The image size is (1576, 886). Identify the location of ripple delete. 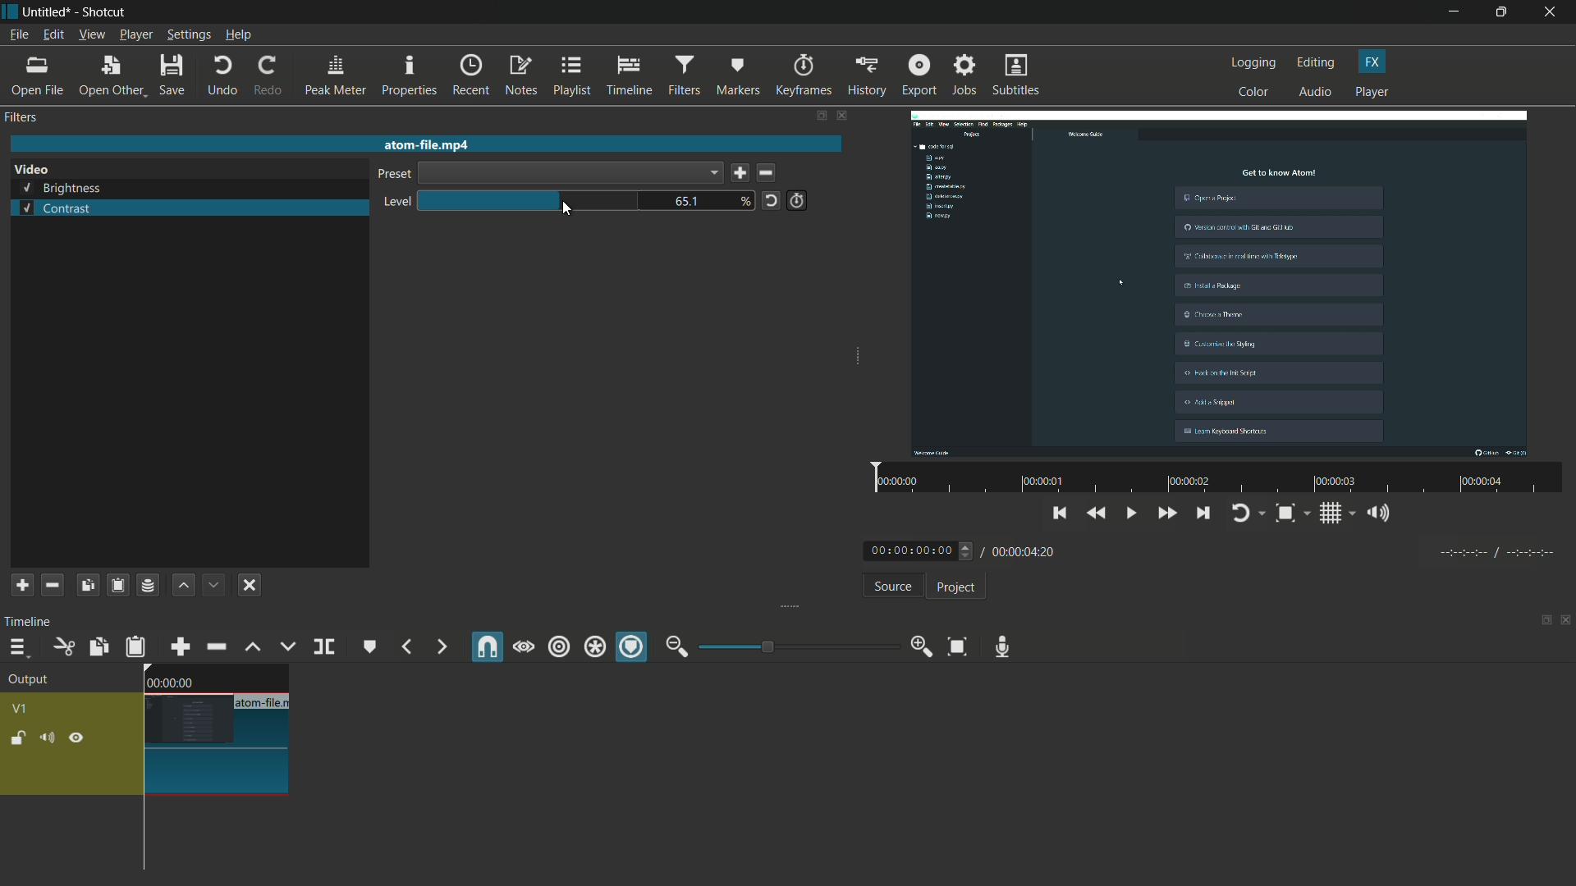
(216, 647).